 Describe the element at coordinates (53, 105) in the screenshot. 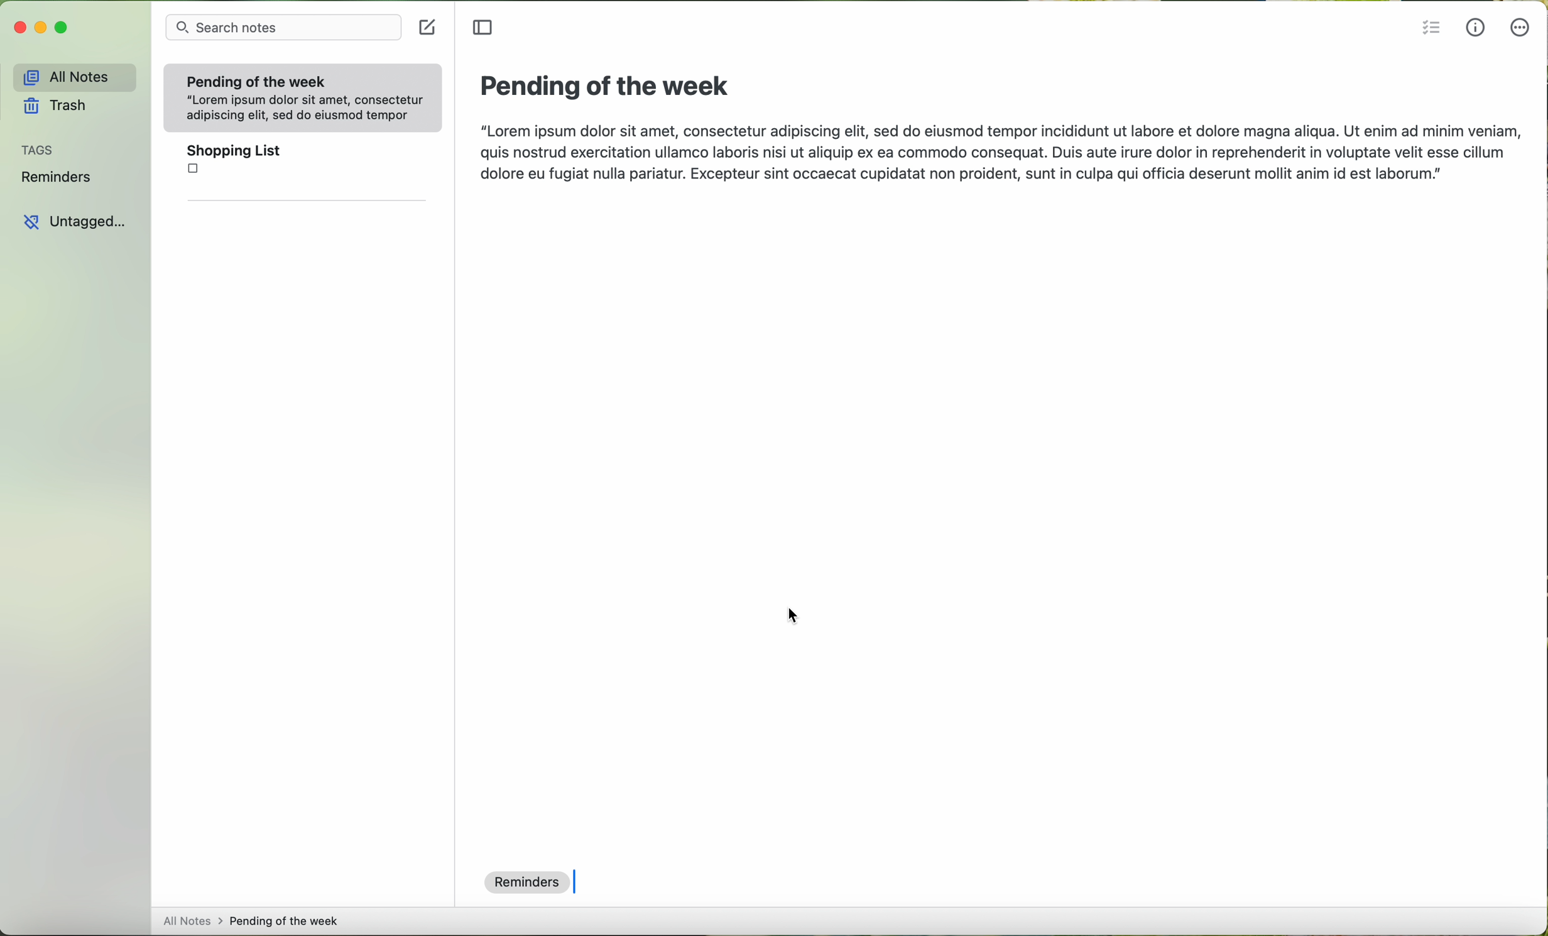

I see `trash` at that location.